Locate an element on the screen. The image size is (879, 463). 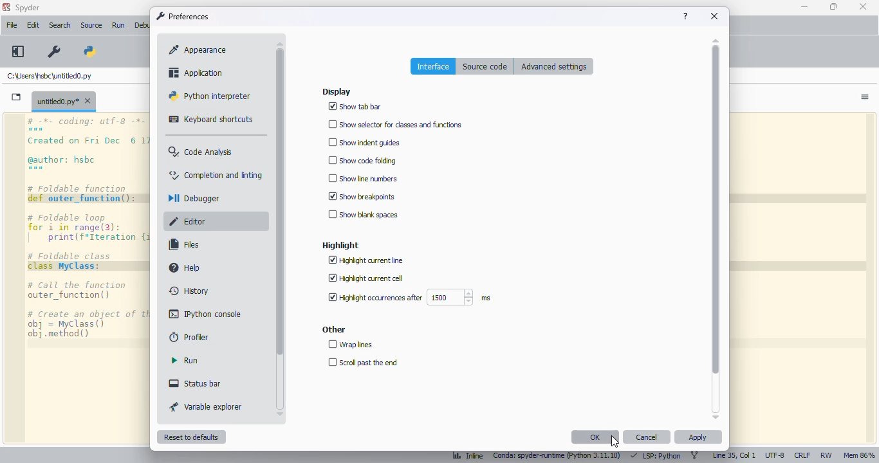
inline is located at coordinates (468, 457).